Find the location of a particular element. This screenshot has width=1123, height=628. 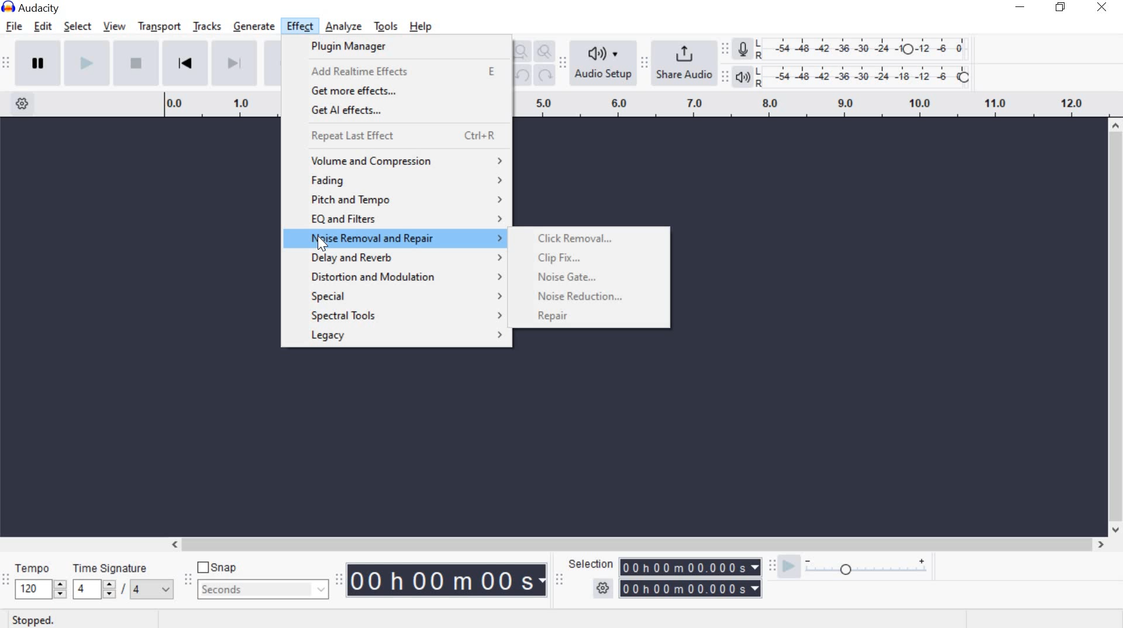

undo is located at coordinates (523, 75).